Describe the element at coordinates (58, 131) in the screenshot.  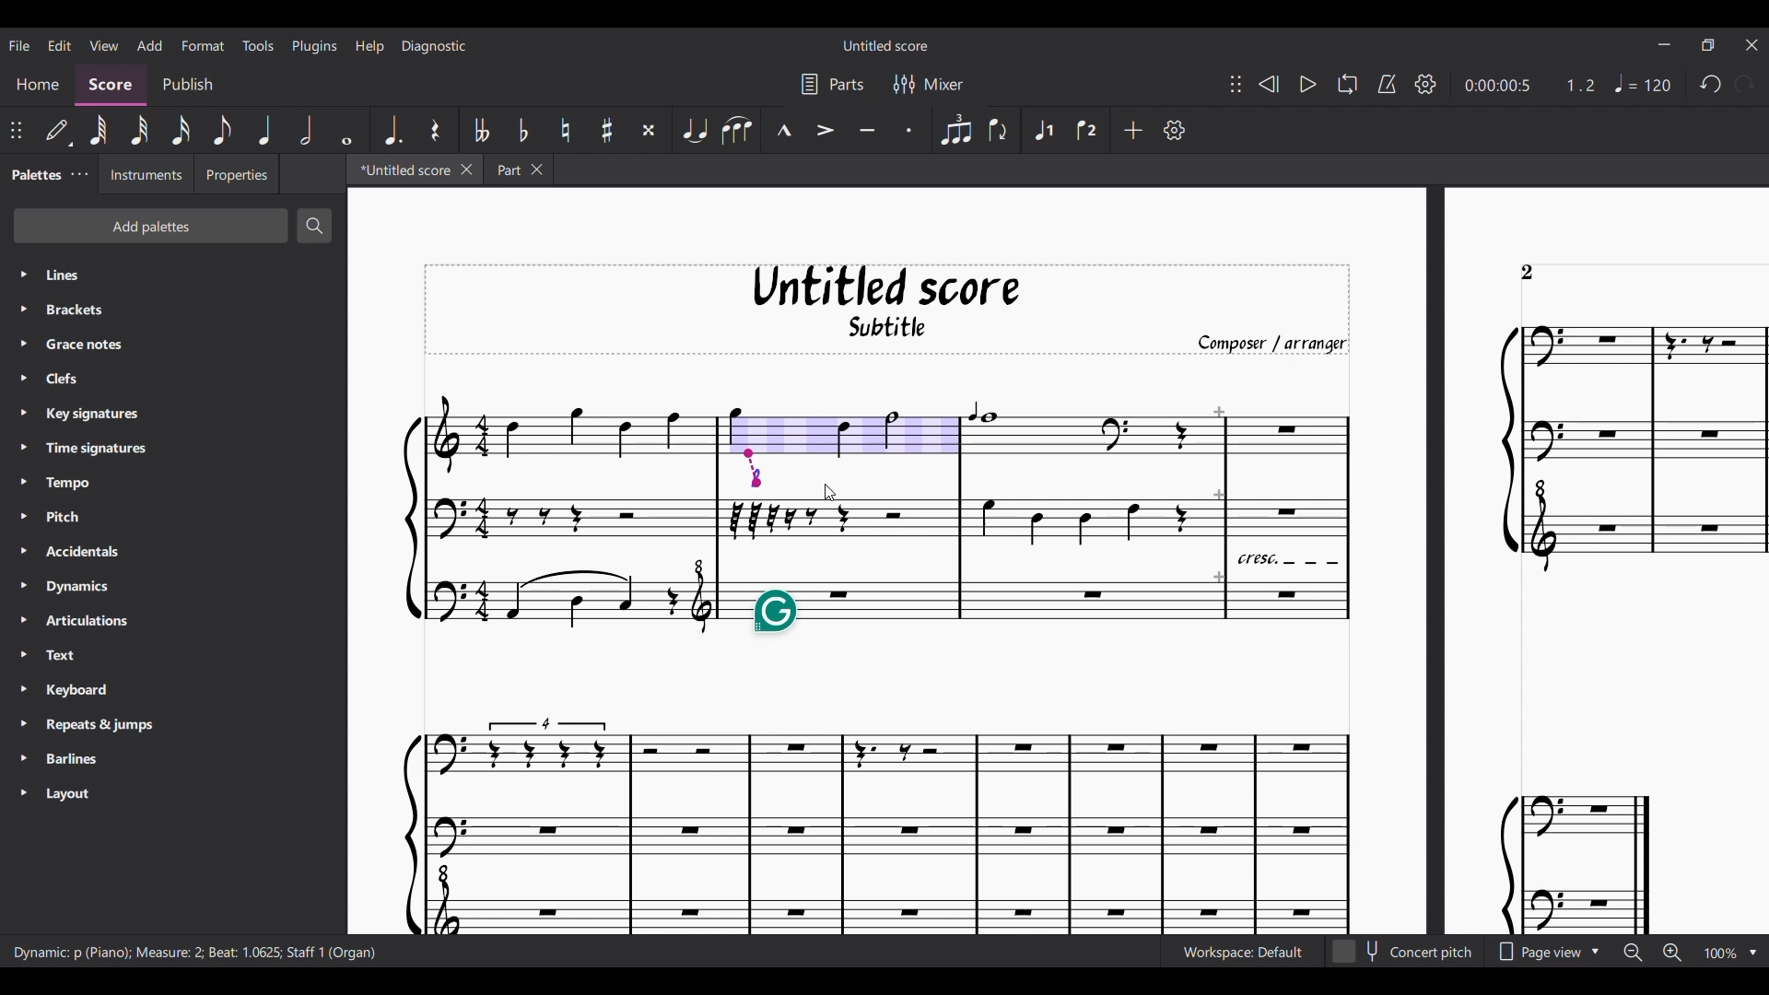
I see `Default` at that location.